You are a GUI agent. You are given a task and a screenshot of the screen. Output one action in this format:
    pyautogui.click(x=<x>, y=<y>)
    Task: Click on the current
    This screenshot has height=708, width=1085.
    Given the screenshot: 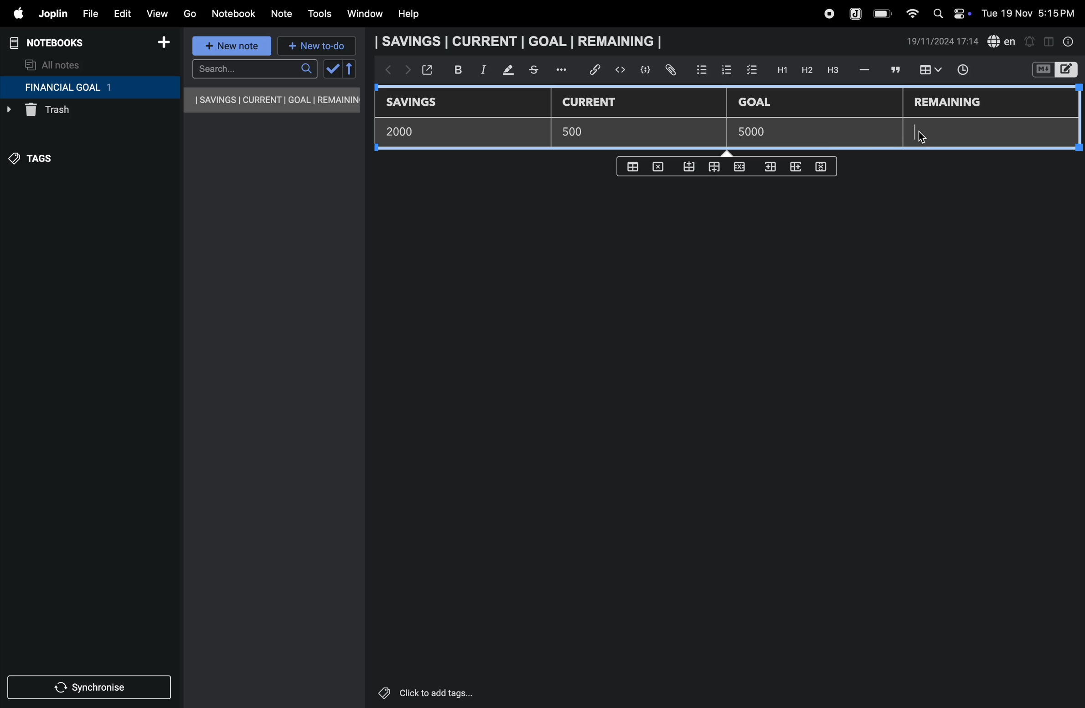 What is the action you would take?
    pyautogui.click(x=596, y=103)
    